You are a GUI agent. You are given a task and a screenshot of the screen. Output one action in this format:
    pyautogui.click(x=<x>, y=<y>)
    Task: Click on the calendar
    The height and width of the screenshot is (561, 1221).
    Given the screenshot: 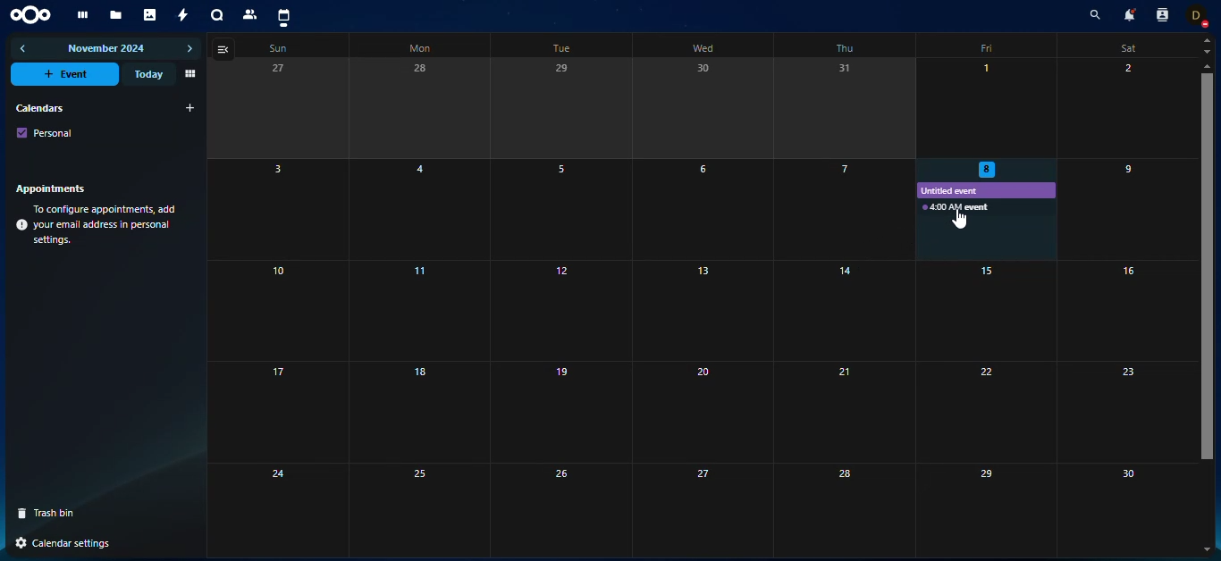 What is the action you would take?
    pyautogui.click(x=283, y=17)
    